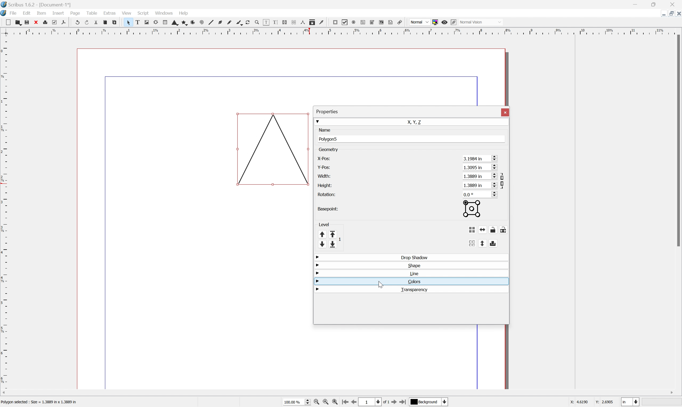 Image resolution: width=682 pixels, height=407 pixels. What do you see at coordinates (54, 22) in the screenshot?
I see `Preflight verifier` at bounding box center [54, 22].